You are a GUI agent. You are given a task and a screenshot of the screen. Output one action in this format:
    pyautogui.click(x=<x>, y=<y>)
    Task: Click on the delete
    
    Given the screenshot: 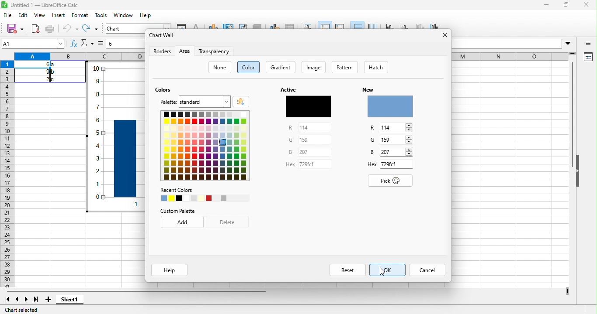 What is the action you would take?
    pyautogui.click(x=229, y=223)
    